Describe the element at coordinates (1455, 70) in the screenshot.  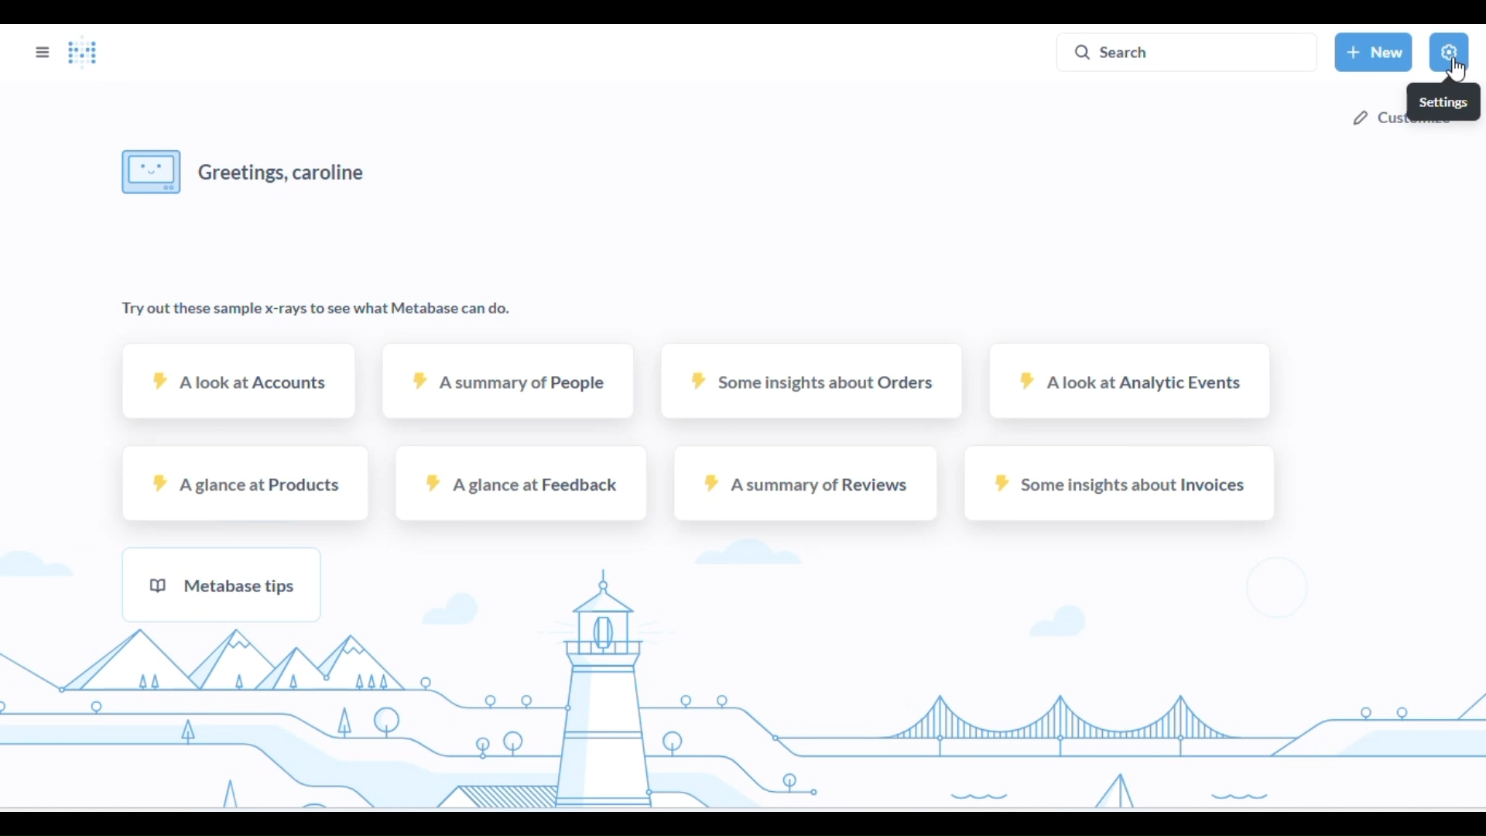
I see `cursor` at that location.